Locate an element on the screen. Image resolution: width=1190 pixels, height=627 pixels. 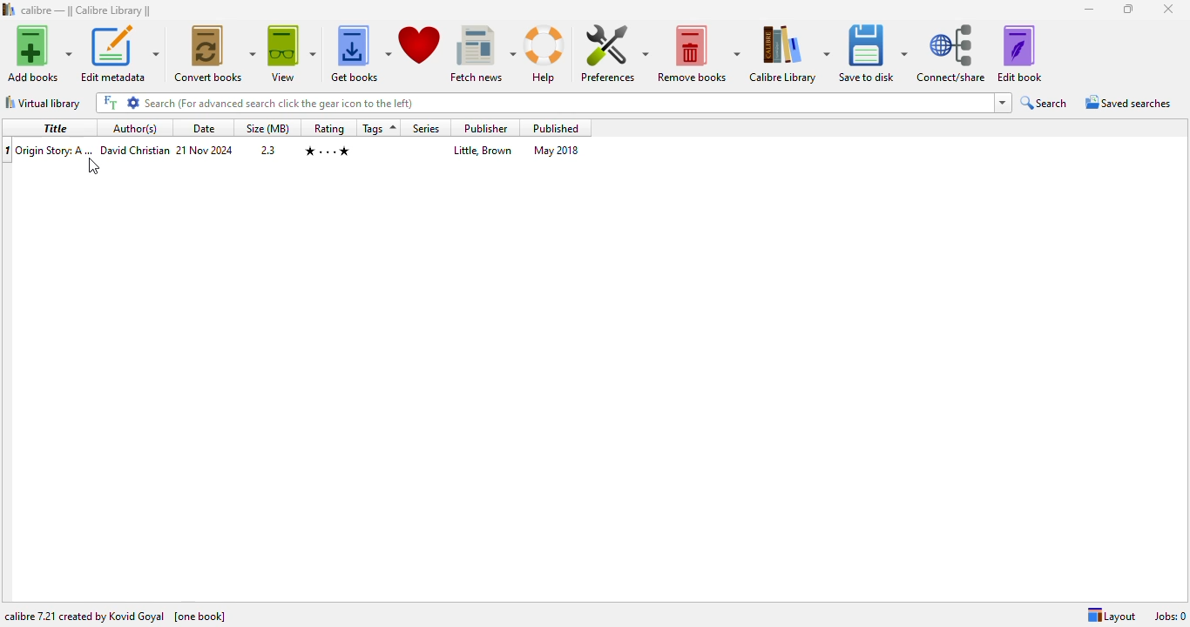
edit book is located at coordinates (1020, 52).